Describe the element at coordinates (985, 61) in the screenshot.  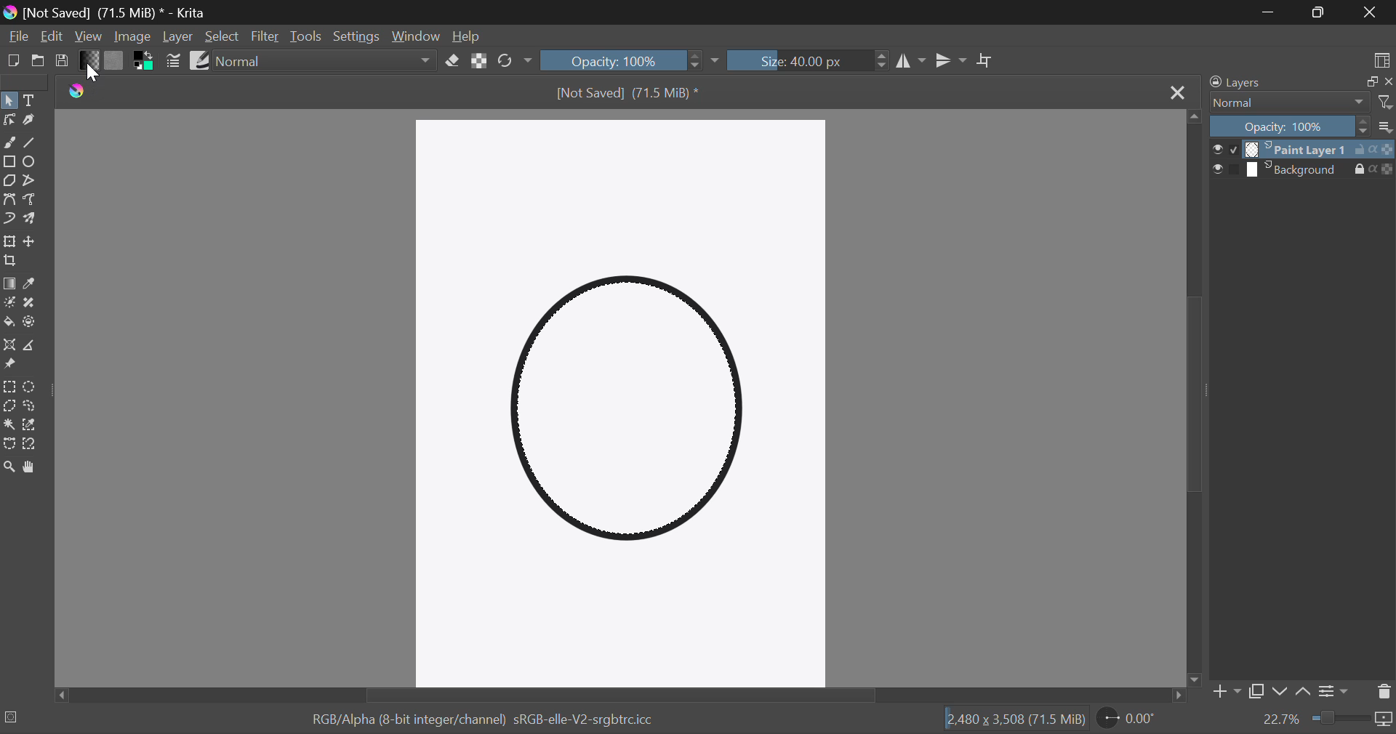
I see `Crop` at that location.